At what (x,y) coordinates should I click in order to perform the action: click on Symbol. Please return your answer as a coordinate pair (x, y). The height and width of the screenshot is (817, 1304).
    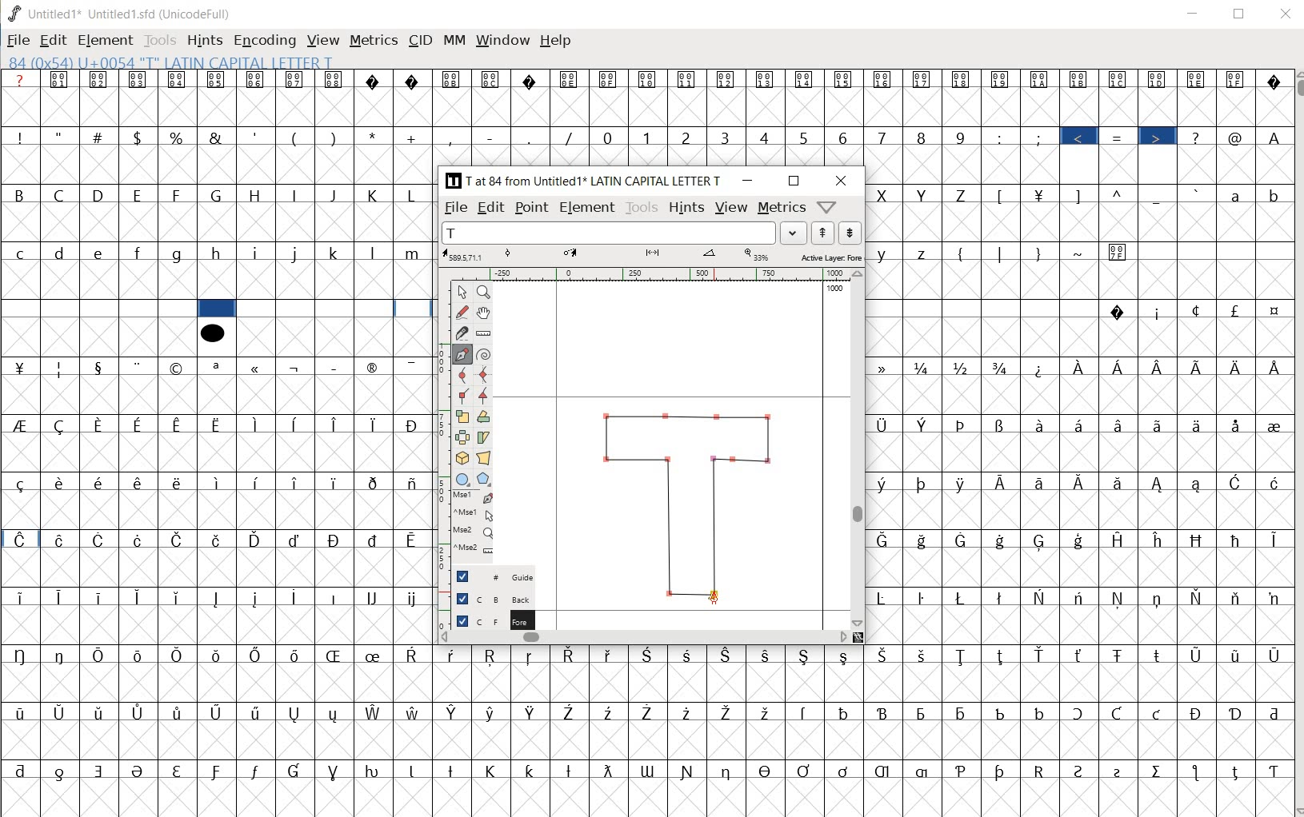
    Looking at the image, I should click on (883, 81).